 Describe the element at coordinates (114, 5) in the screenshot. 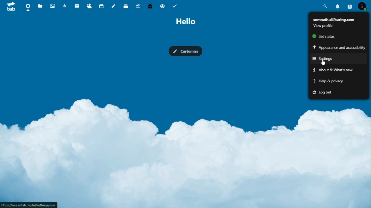

I see `Notes` at that location.